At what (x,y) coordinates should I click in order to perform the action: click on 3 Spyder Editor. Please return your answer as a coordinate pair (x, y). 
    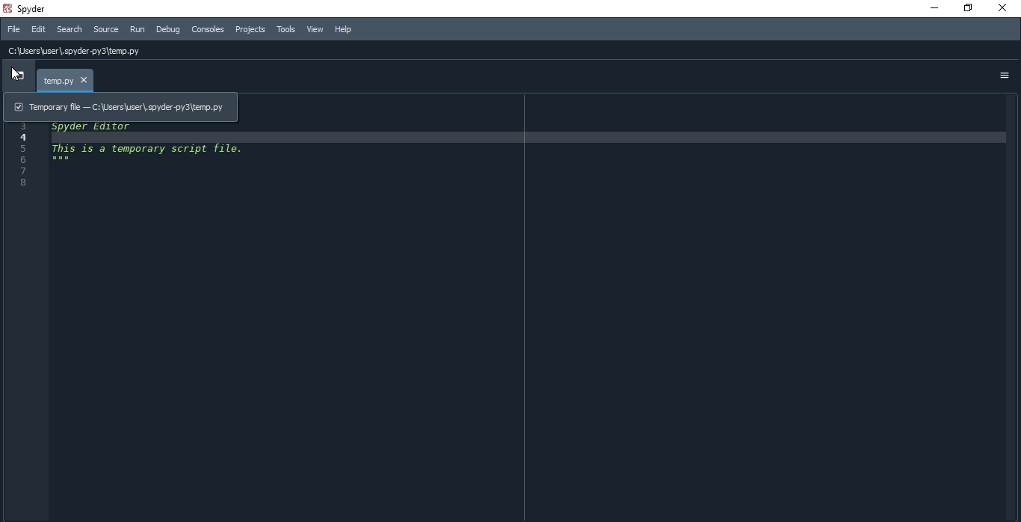
    Looking at the image, I should click on (83, 126).